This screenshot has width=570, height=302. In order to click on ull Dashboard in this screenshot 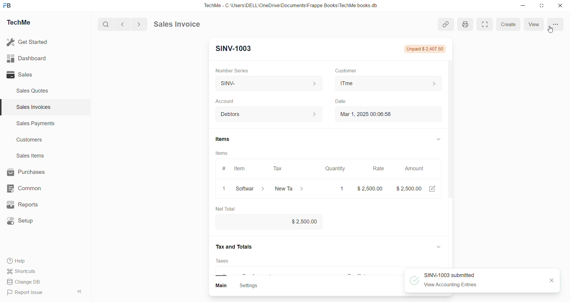, I will do `click(29, 58)`.